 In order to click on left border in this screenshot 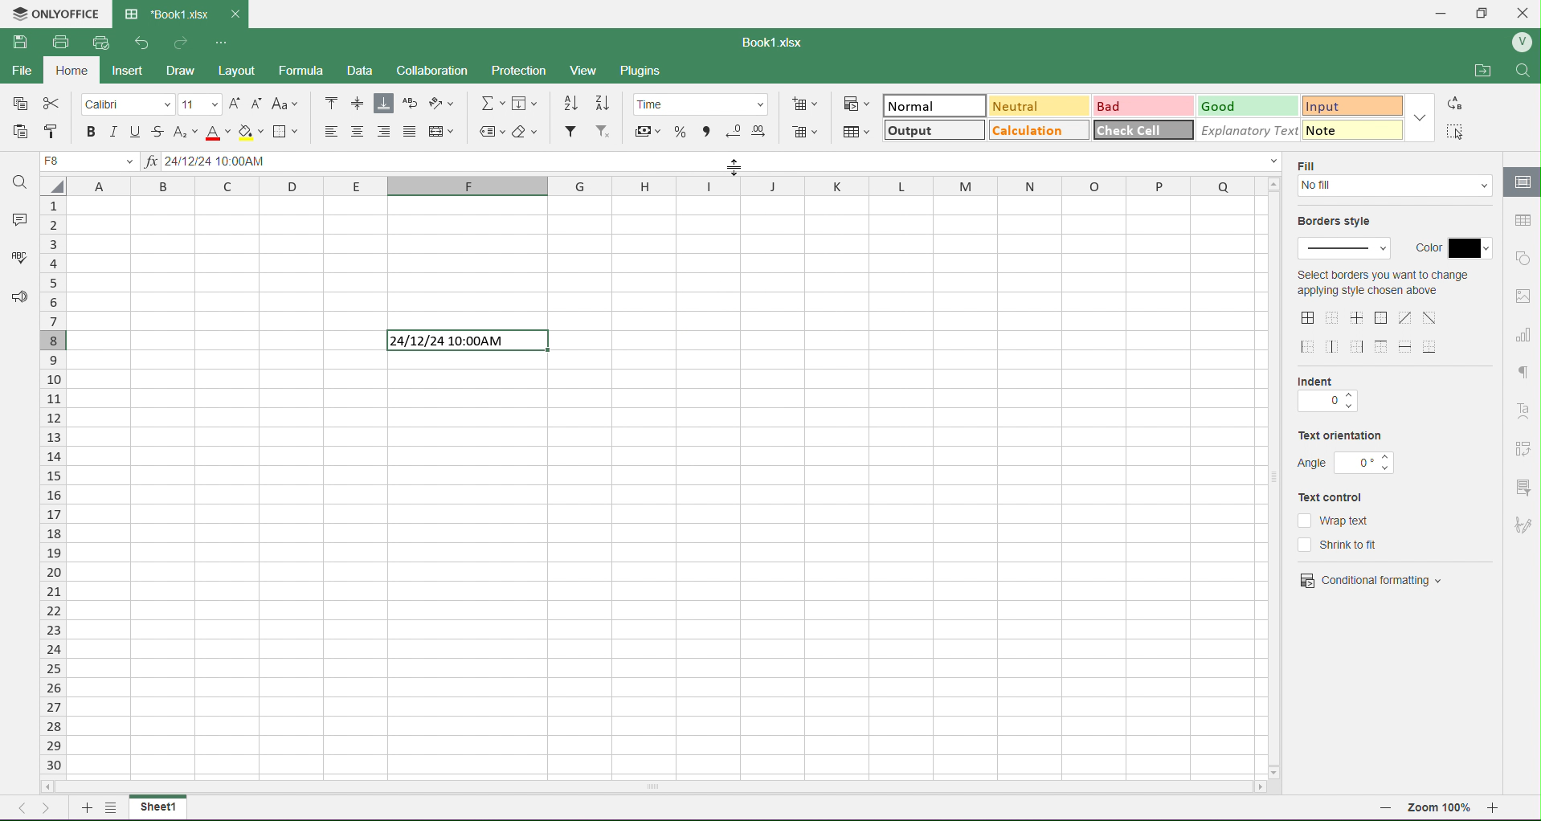, I will do `click(1310, 348)`.